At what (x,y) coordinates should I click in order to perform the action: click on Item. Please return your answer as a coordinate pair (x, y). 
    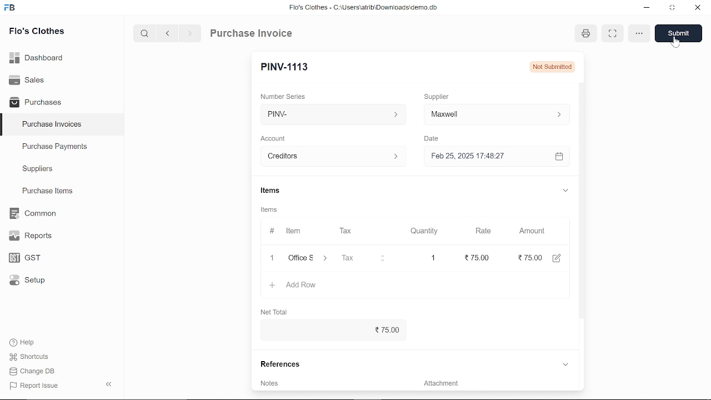
    Looking at the image, I should click on (286, 231).